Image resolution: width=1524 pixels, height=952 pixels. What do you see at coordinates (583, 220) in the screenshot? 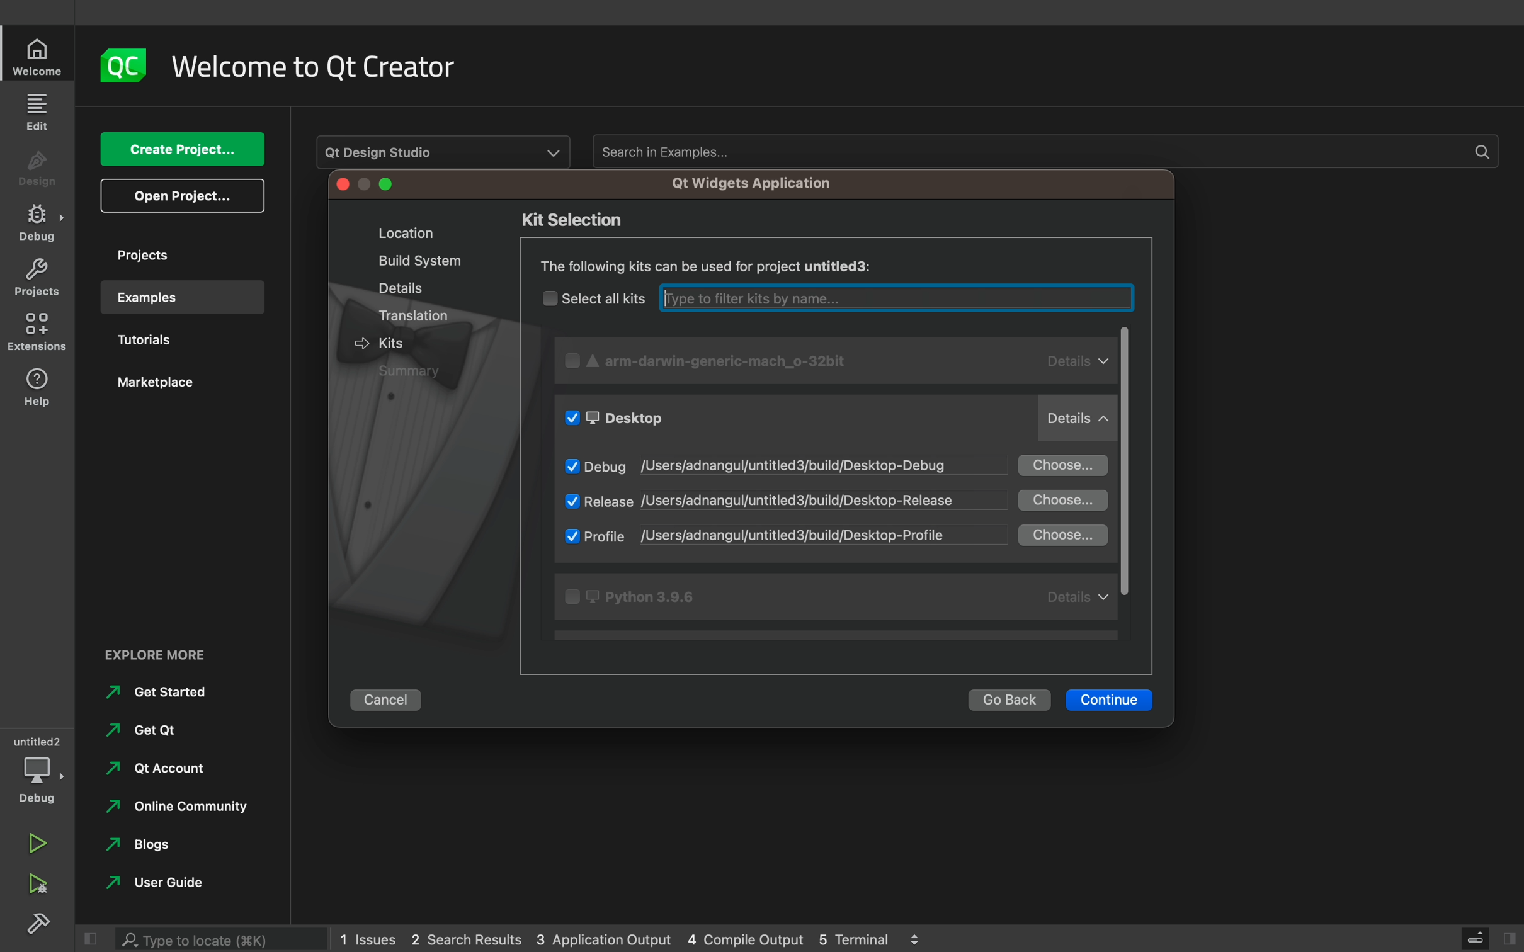
I see `kit selection` at bounding box center [583, 220].